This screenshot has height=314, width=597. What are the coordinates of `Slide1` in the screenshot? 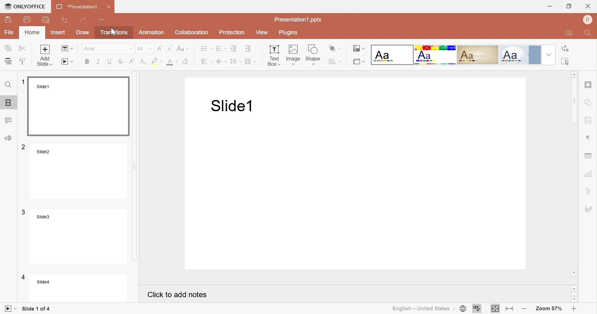 It's located at (230, 106).